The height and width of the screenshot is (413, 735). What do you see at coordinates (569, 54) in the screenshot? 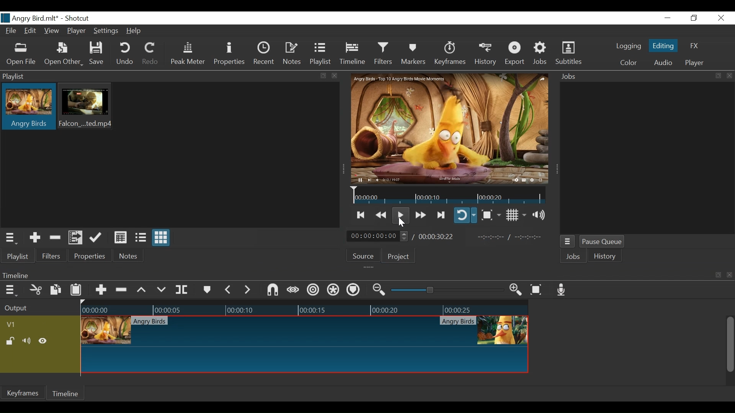
I see `Subtitles` at bounding box center [569, 54].